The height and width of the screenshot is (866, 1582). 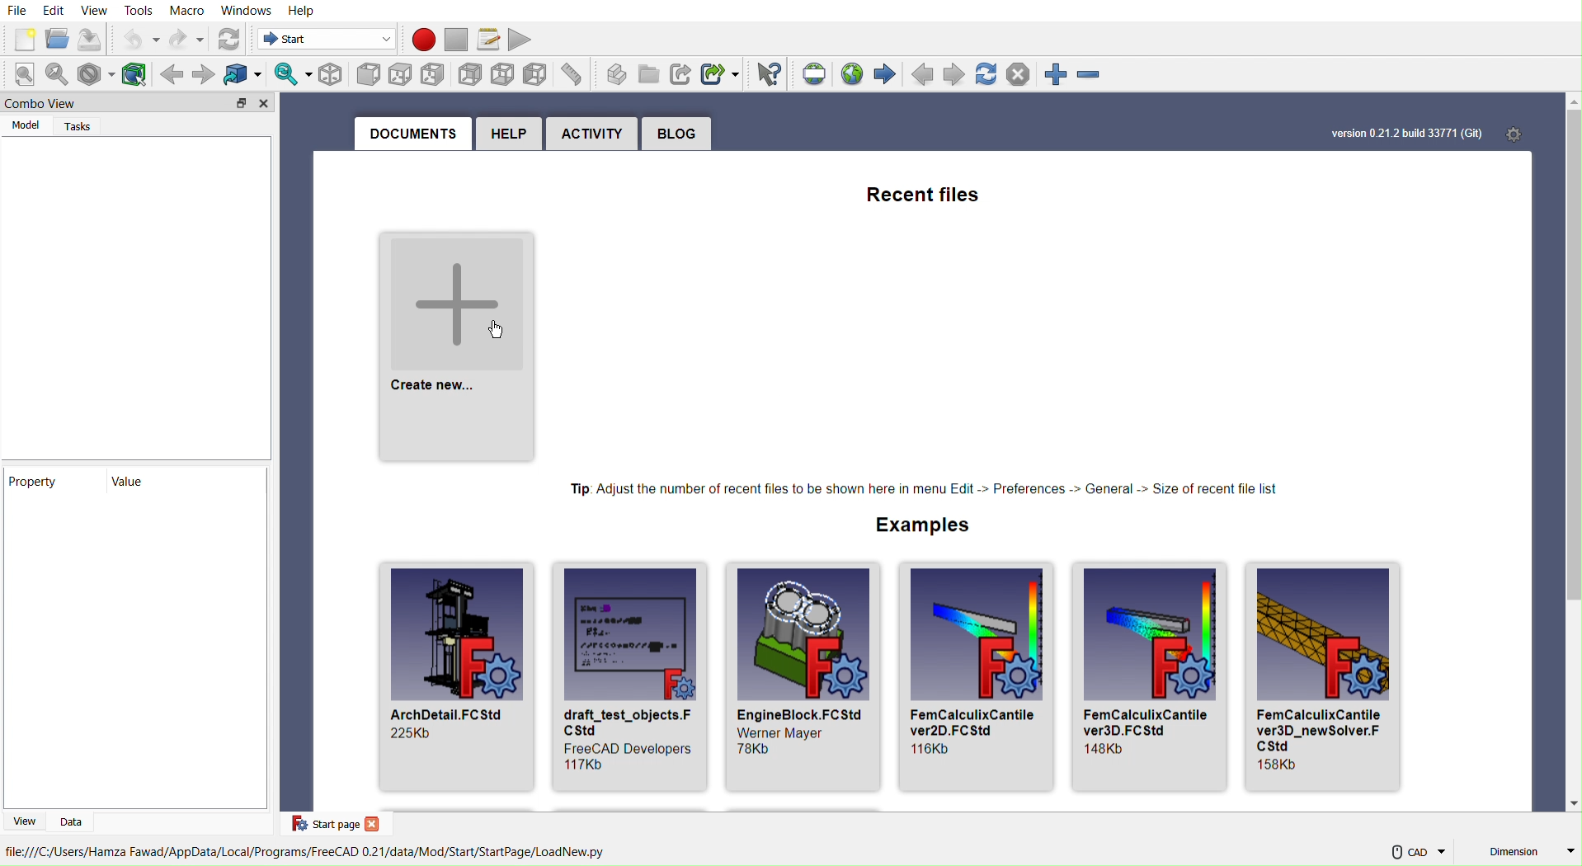 I want to click on Stop Macro recording session, so click(x=455, y=38).